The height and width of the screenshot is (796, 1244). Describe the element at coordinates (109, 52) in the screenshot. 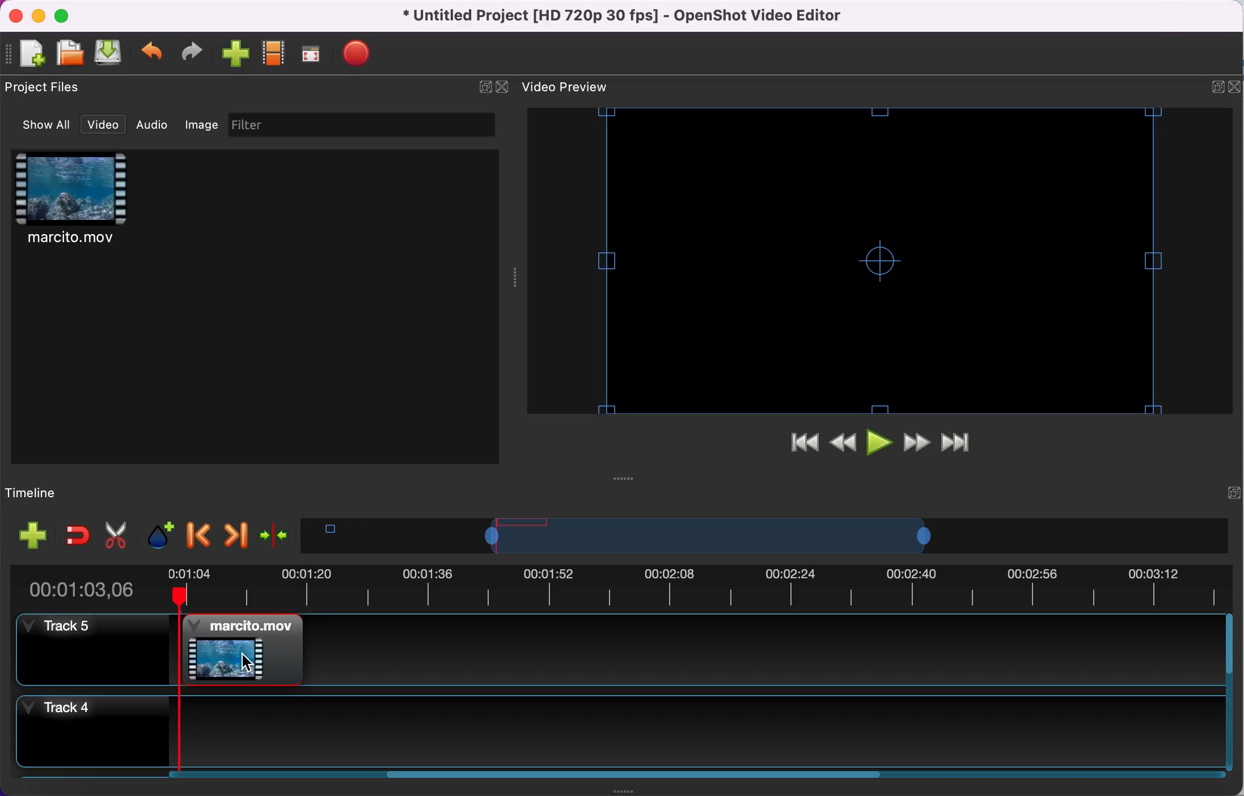

I see `save file` at that location.